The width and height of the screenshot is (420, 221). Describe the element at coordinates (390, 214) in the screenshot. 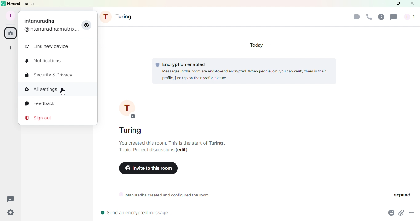

I see `Emoji` at that location.